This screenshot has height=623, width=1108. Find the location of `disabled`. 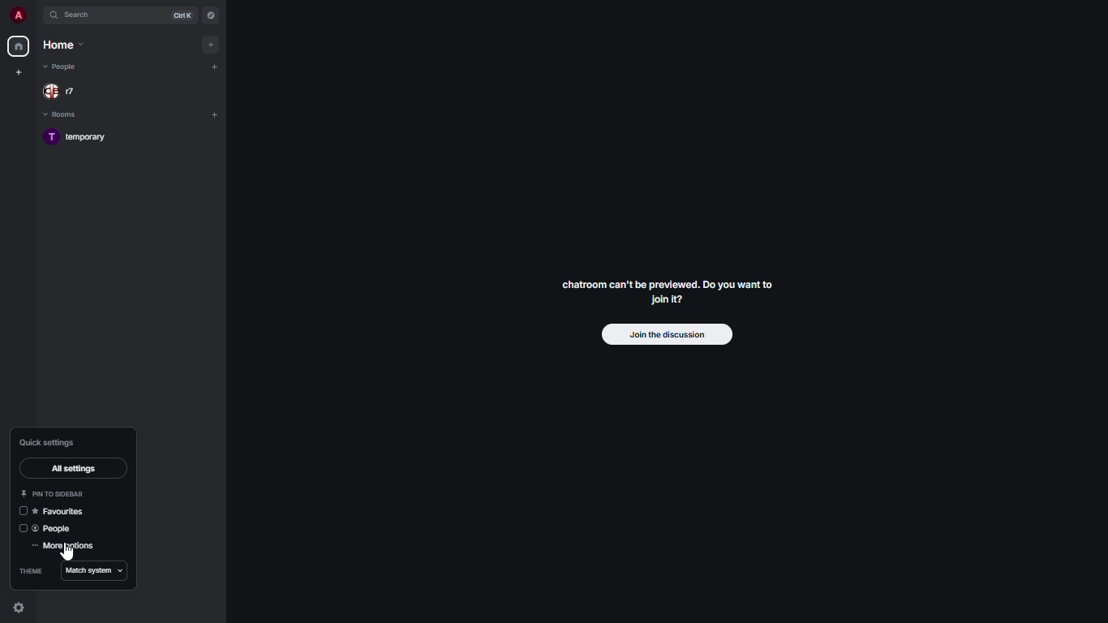

disabled is located at coordinates (19, 530).